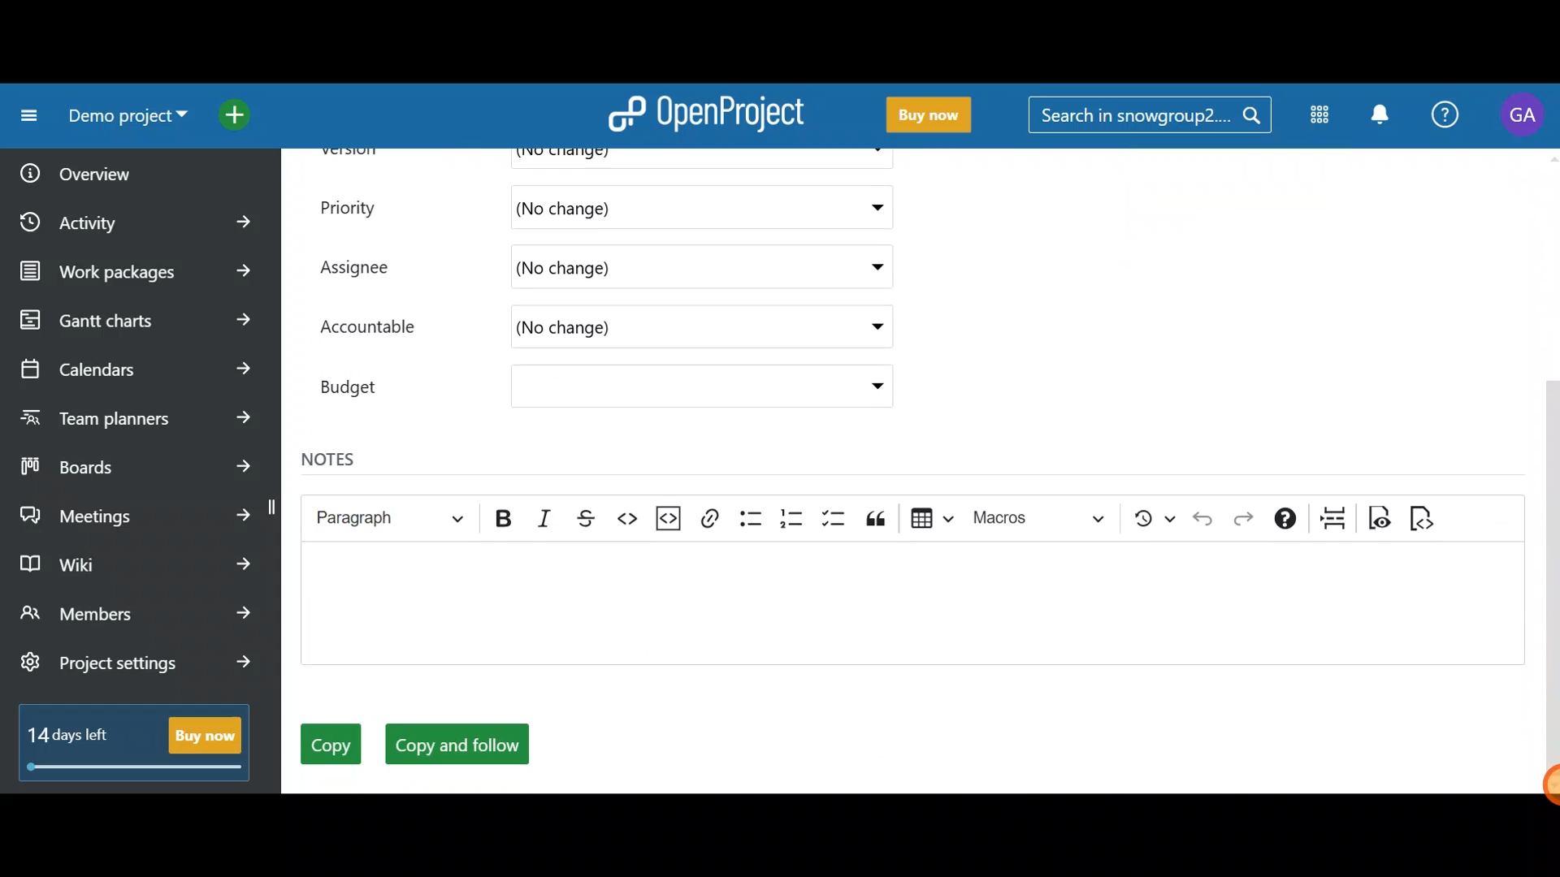 Image resolution: width=1560 pixels, height=877 pixels. What do you see at coordinates (333, 741) in the screenshot?
I see `Copy` at bounding box center [333, 741].